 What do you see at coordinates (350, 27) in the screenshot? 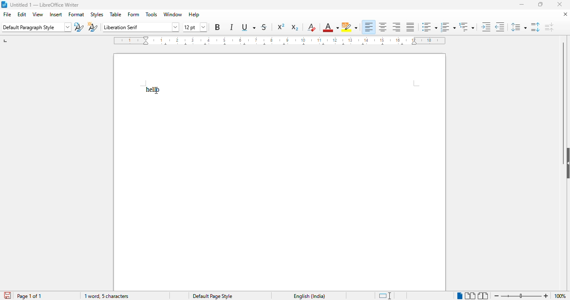
I see `character highlighting color` at bounding box center [350, 27].